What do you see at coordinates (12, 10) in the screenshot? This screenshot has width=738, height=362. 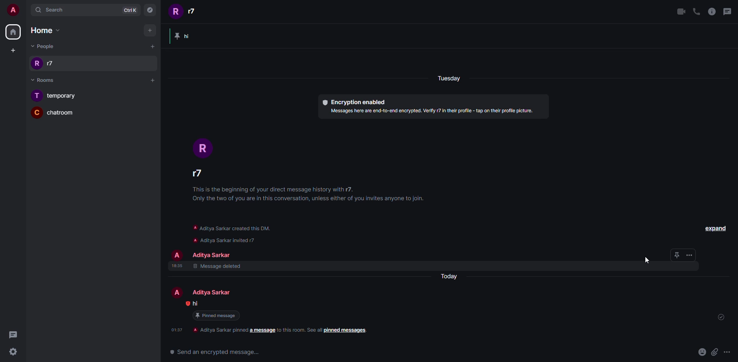 I see `account` at bounding box center [12, 10].